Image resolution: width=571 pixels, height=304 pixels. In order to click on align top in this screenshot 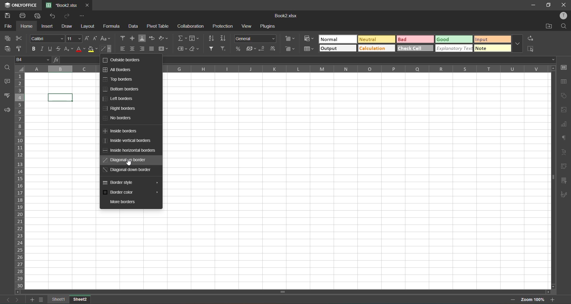, I will do `click(123, 38)`.